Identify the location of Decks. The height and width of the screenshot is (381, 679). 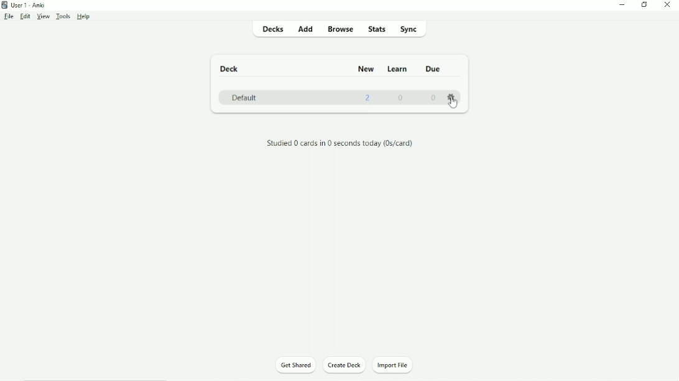
(275, 29).